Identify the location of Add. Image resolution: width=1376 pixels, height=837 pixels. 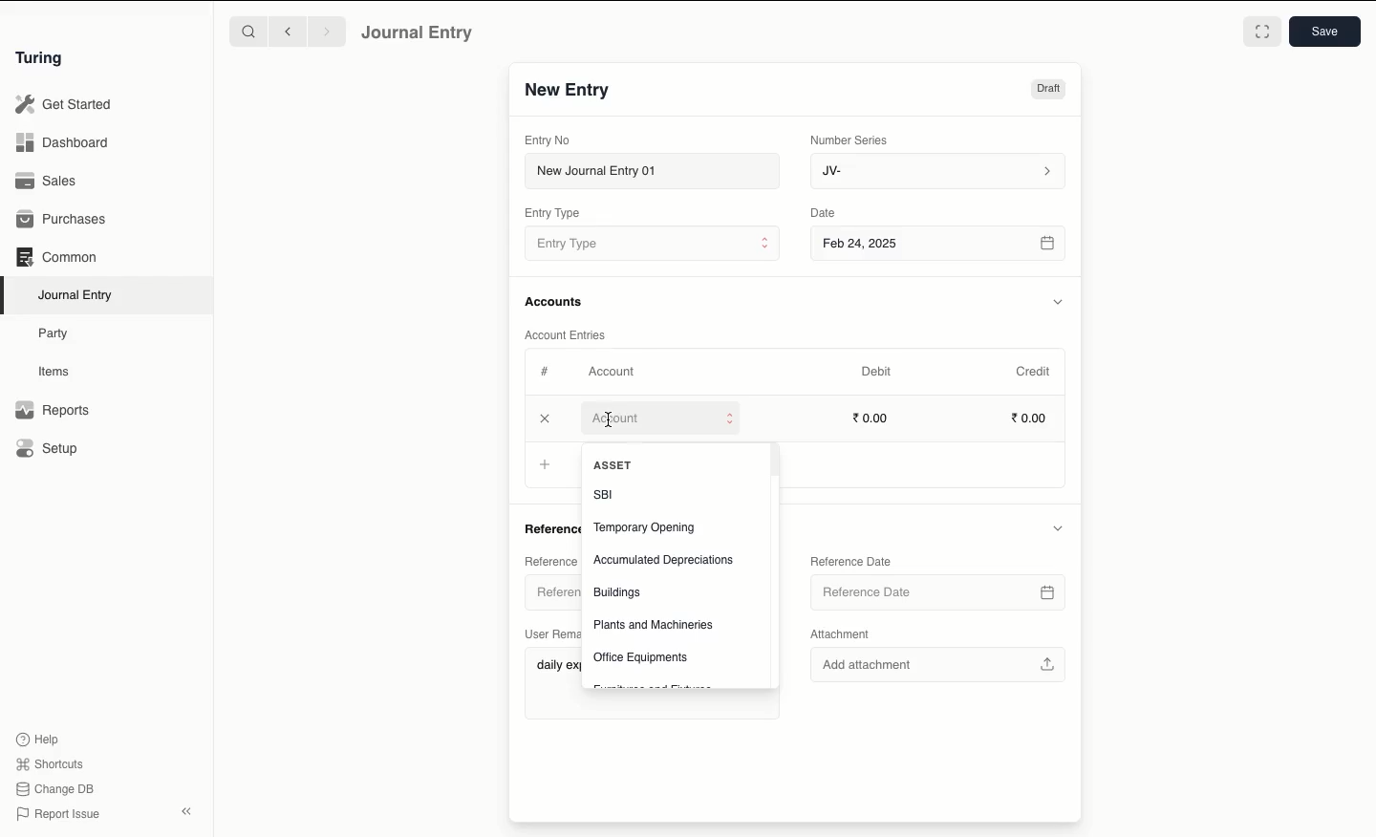
(544, 461).